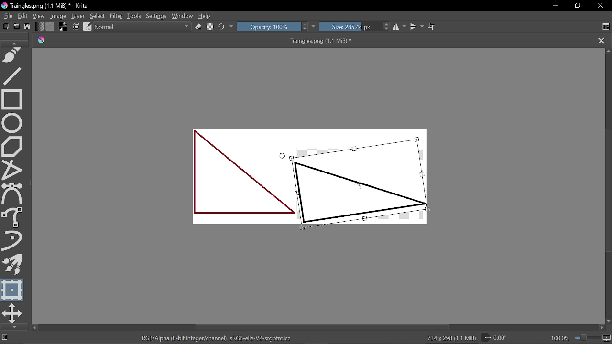  What do you see at coordinates (14, 169) in the screenshot?
I see `Polyline tool` at bounding box center [14, 169].